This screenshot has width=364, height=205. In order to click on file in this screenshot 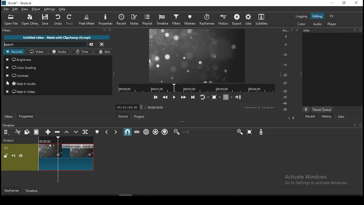, I will do `click(6, 9)`.